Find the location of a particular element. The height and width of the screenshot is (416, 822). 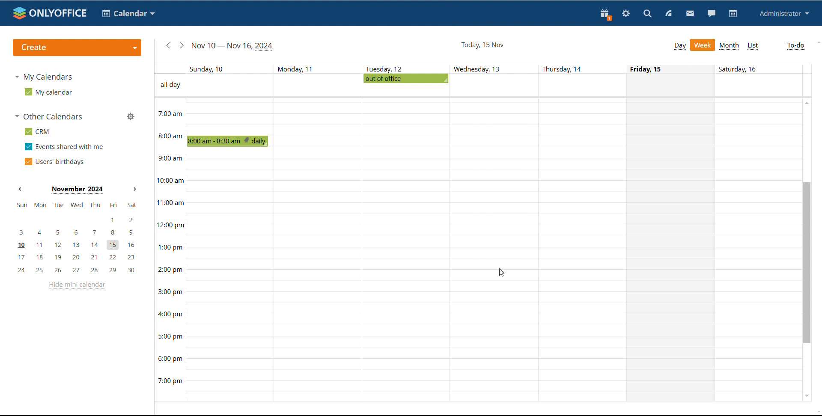

create is located at coordinates (77, 48).